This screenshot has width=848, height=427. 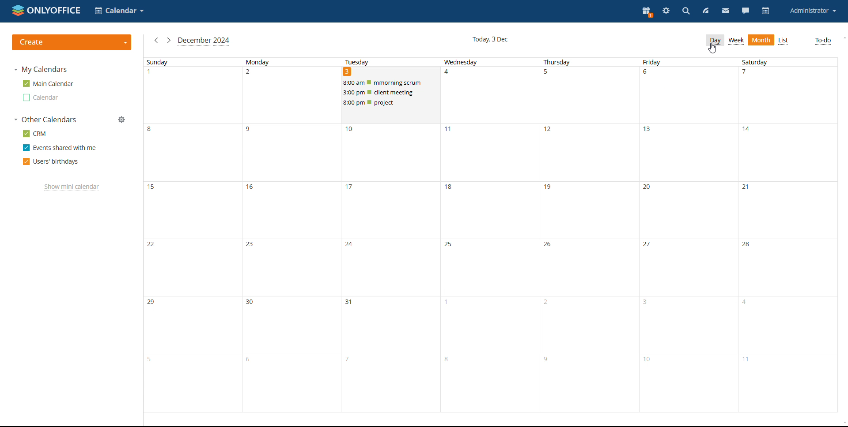 What do you see at coordinates (390, 94) in the screenshot?
I see `scheduled events` at bounding box center [390, 94].